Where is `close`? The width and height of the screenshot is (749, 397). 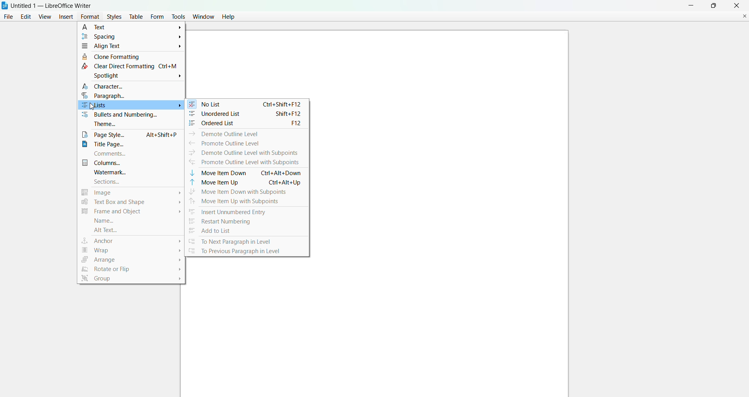 close is located at coordinates (736, 5).